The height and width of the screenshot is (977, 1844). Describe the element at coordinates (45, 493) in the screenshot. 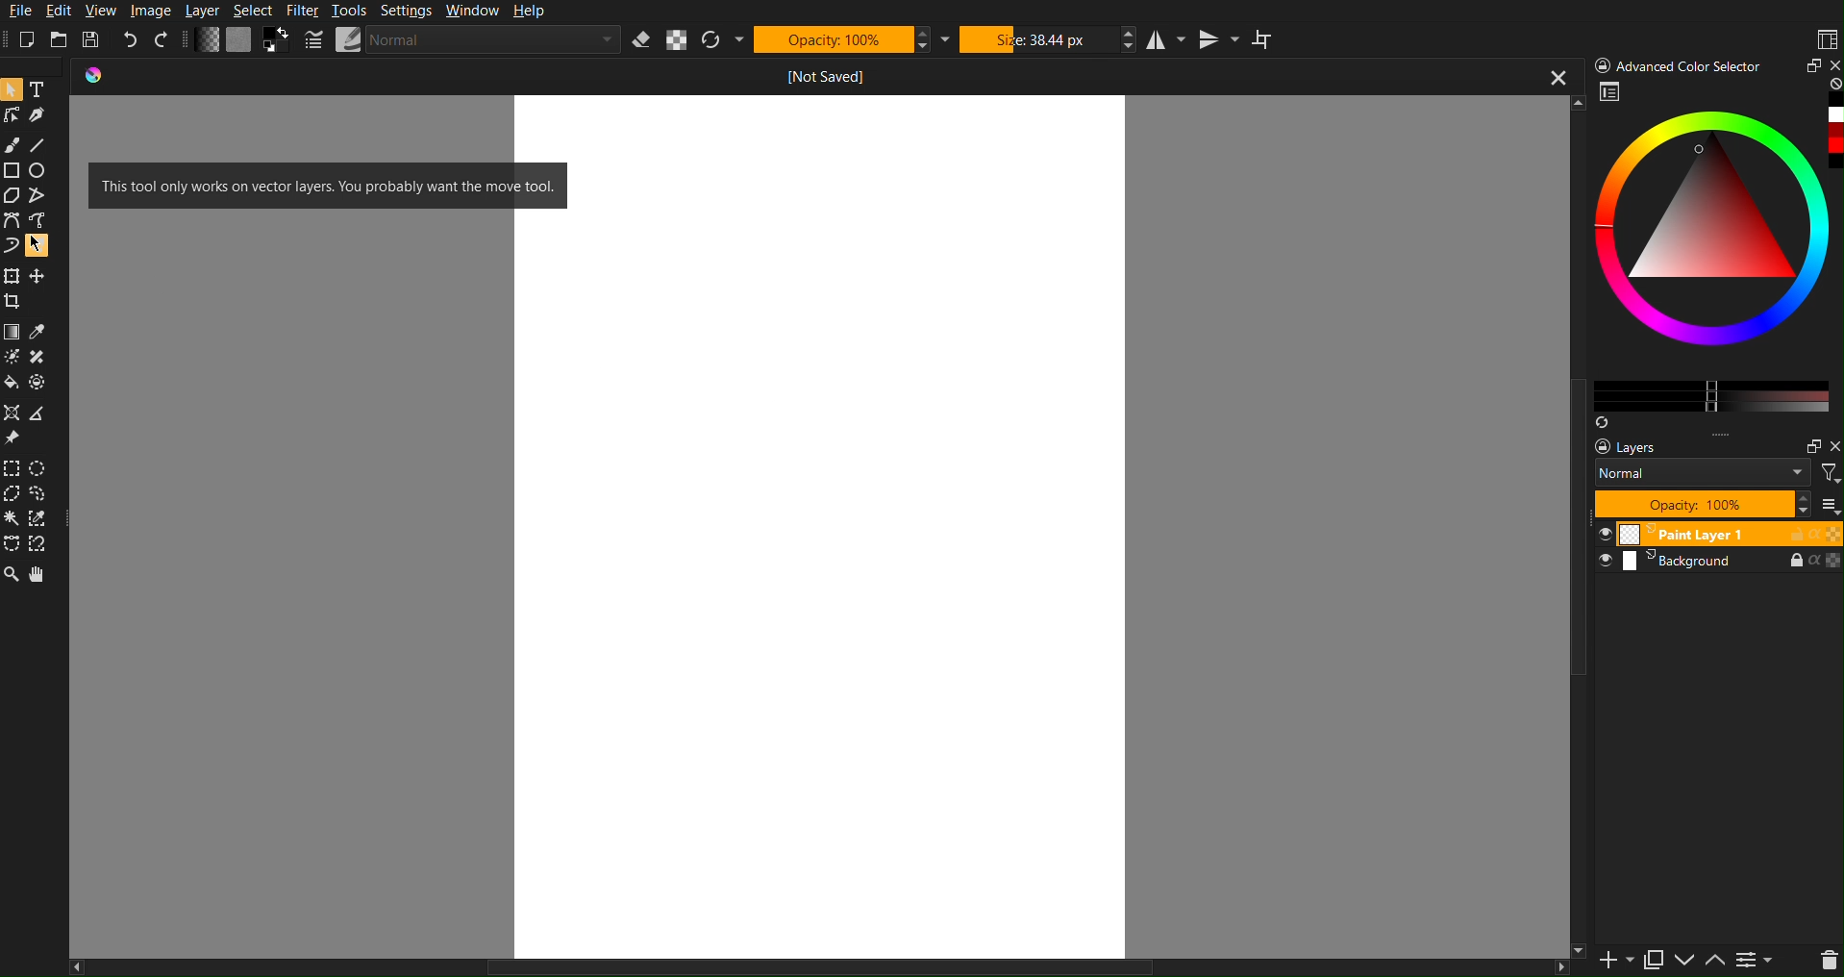

I see `Free shape selection tool` at that location.